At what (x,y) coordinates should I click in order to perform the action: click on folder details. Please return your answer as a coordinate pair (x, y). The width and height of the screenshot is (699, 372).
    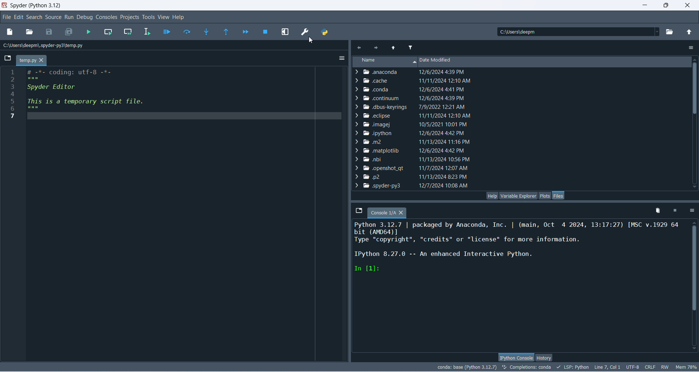
    Looking at the image, I should click on (412, 150).